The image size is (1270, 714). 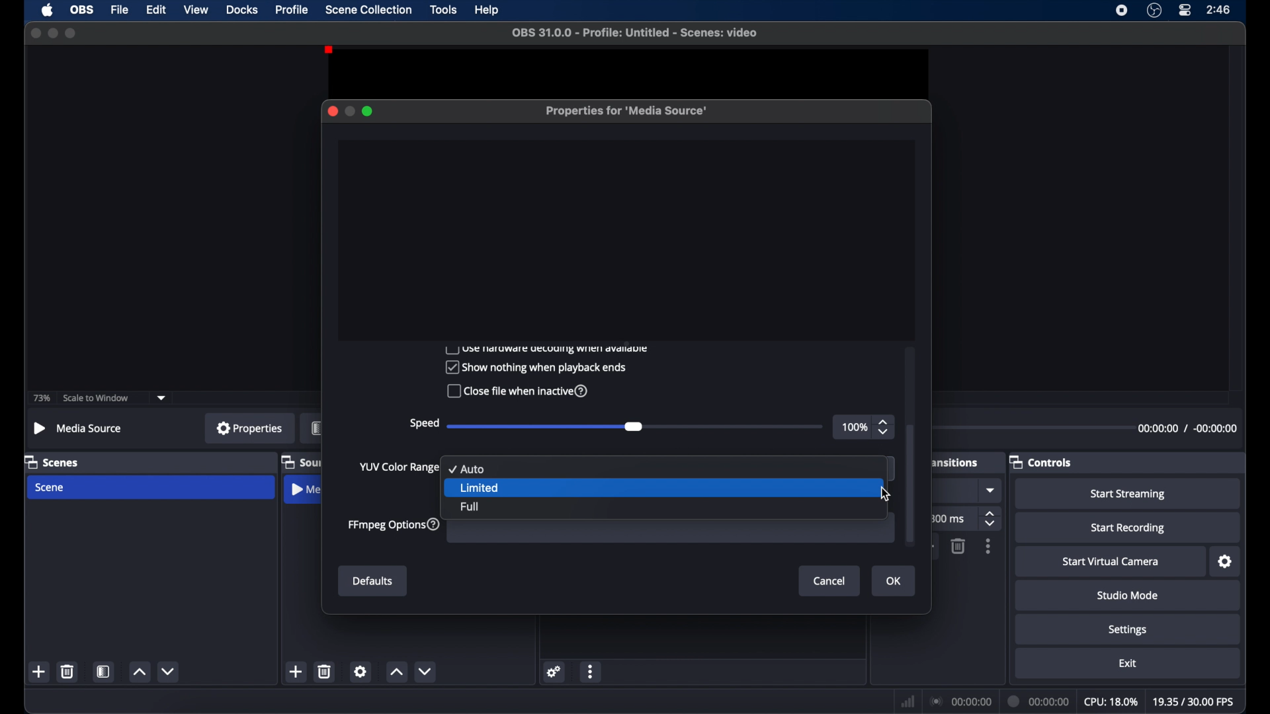 I want to click on file, so click(x=120, y=10).